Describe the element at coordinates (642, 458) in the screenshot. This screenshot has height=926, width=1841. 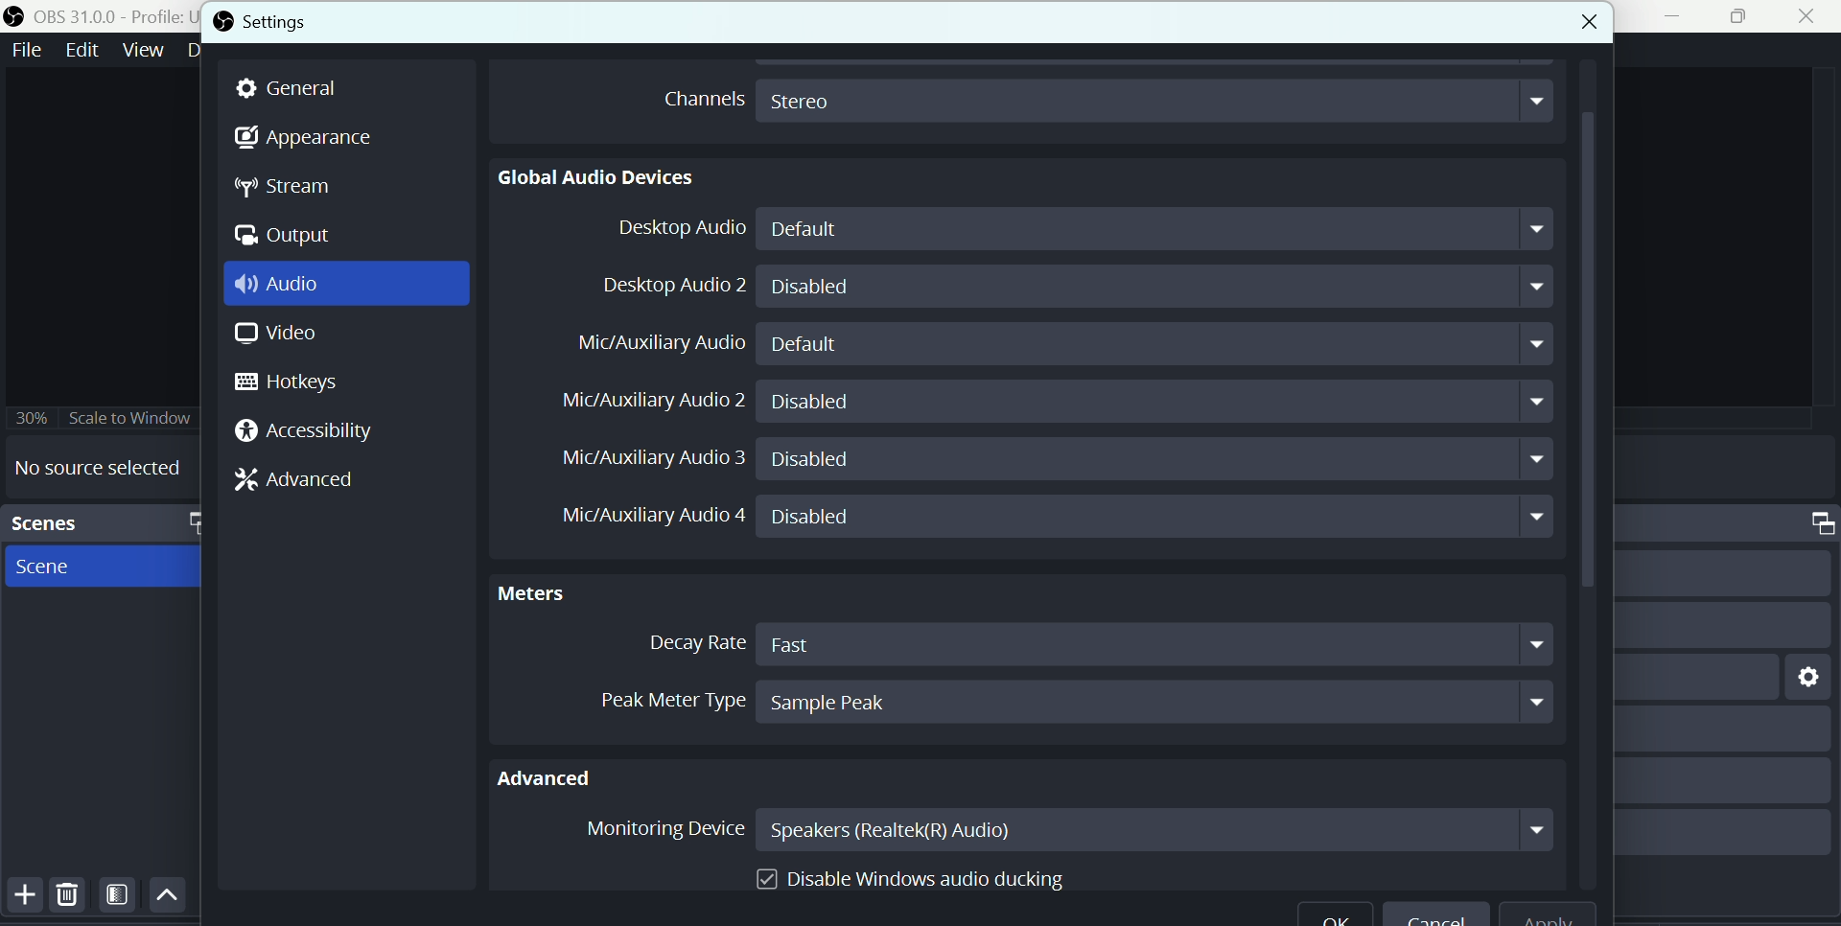
I see `Mic/Auxiliary Audio 3` at that location.